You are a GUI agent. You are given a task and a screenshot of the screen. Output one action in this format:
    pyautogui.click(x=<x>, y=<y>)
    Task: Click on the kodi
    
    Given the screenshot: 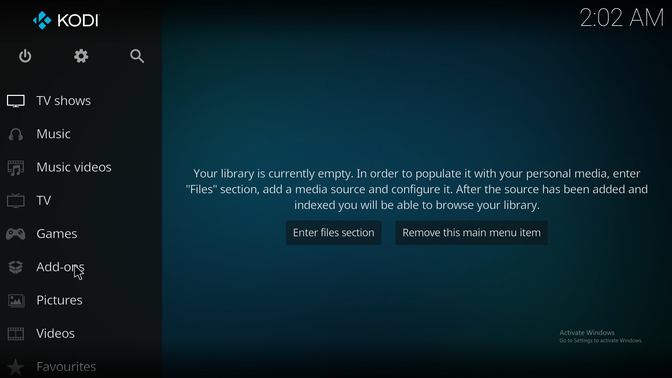 What is the action you would take?
    pyautogui.click(x=80, y=20)
    